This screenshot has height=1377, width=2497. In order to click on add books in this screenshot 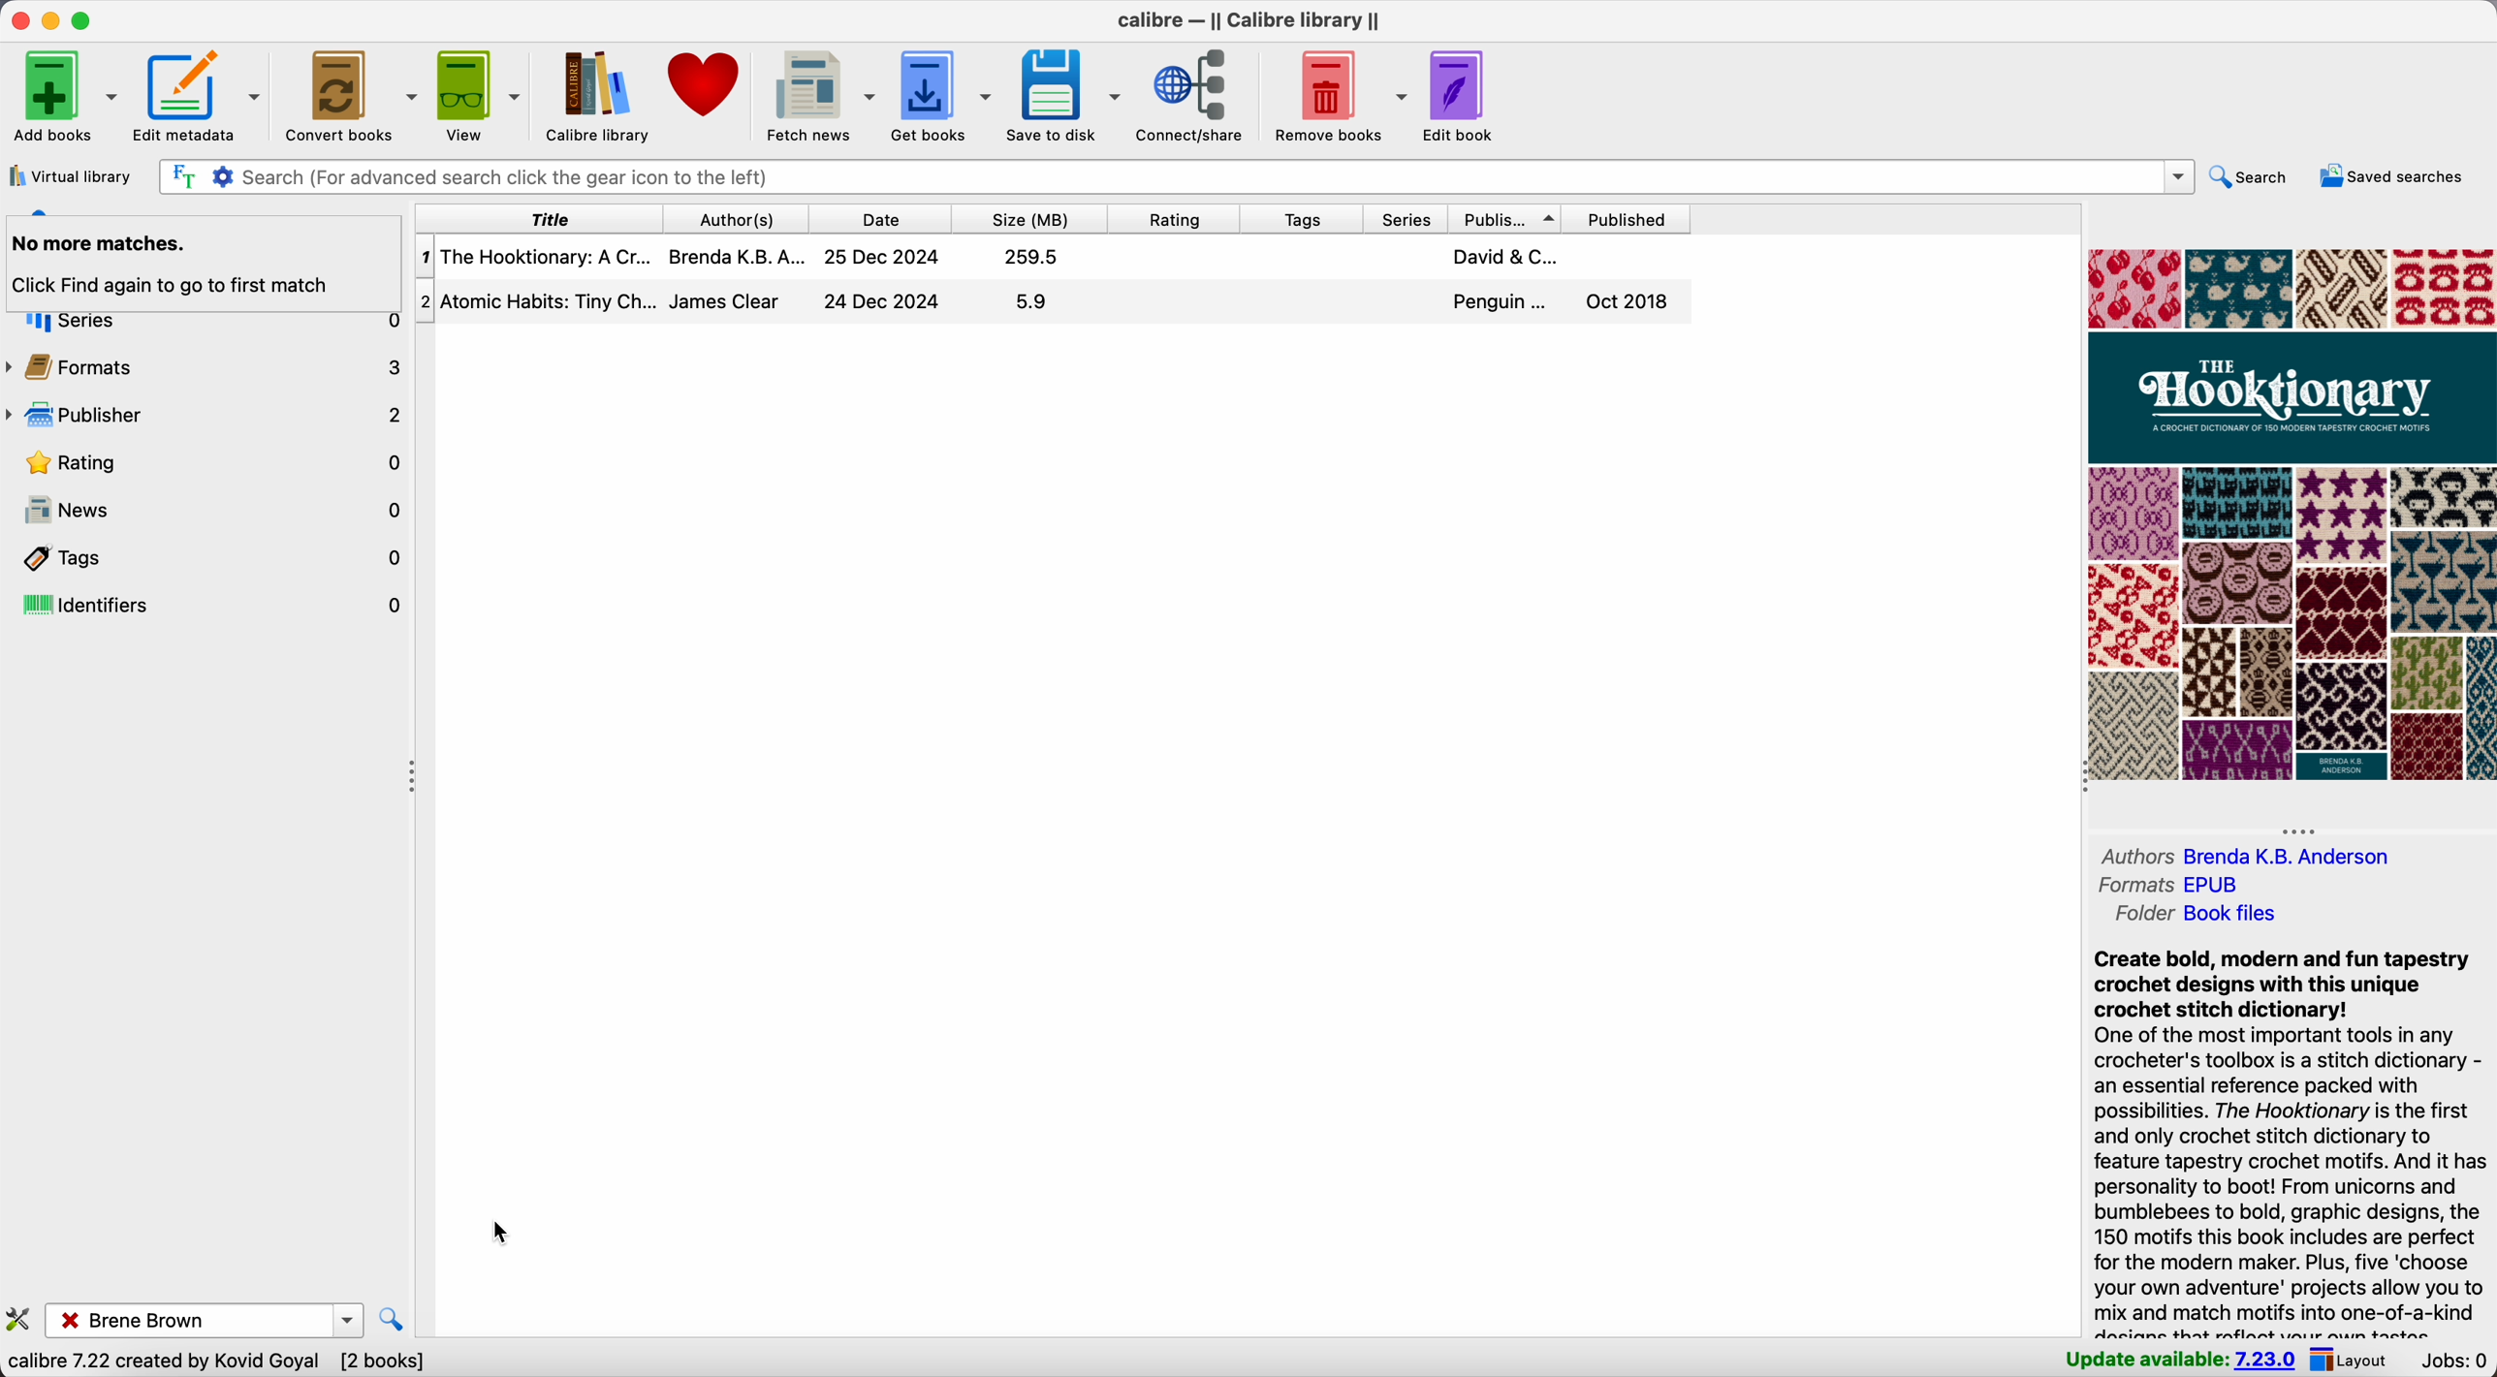, I will do `click(62, 98)`.